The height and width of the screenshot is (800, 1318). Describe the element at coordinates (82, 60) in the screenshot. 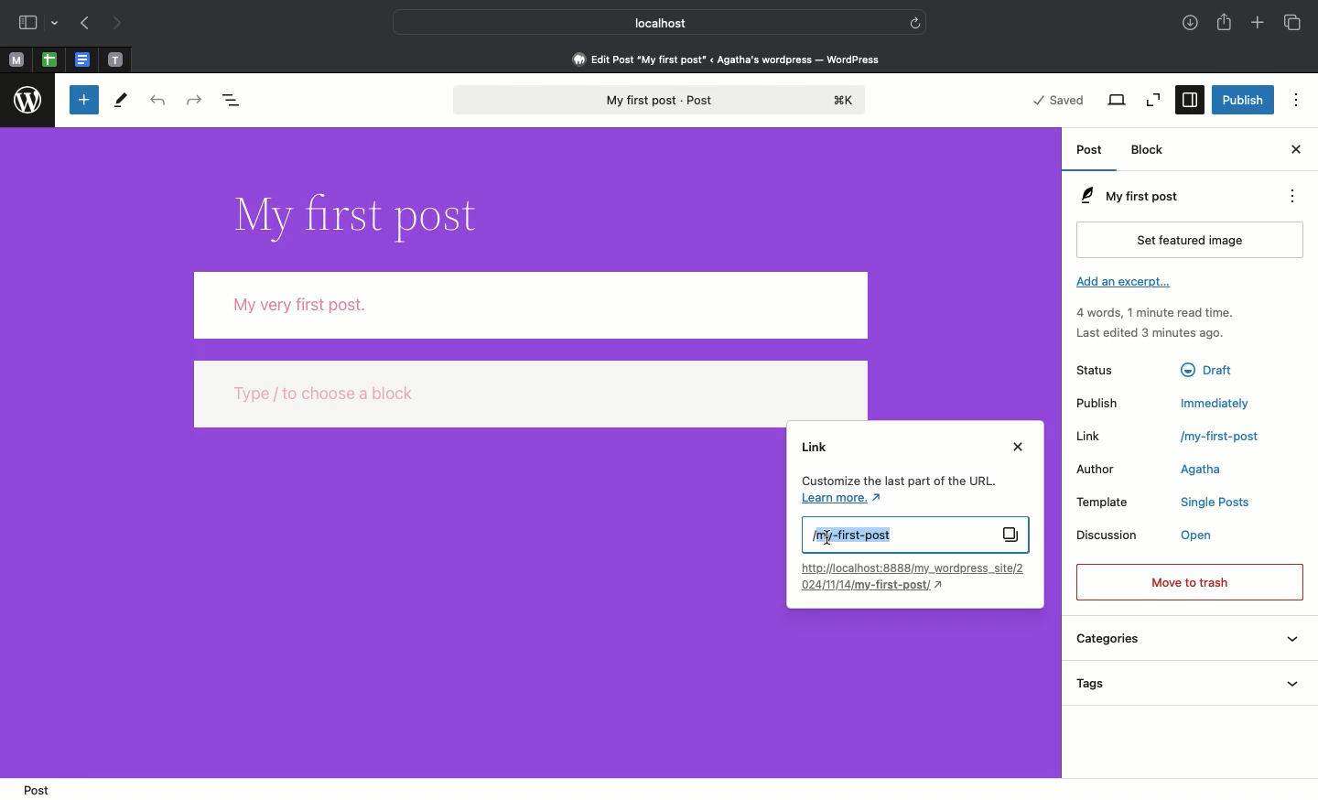

I see `pinned tabs` at that location.